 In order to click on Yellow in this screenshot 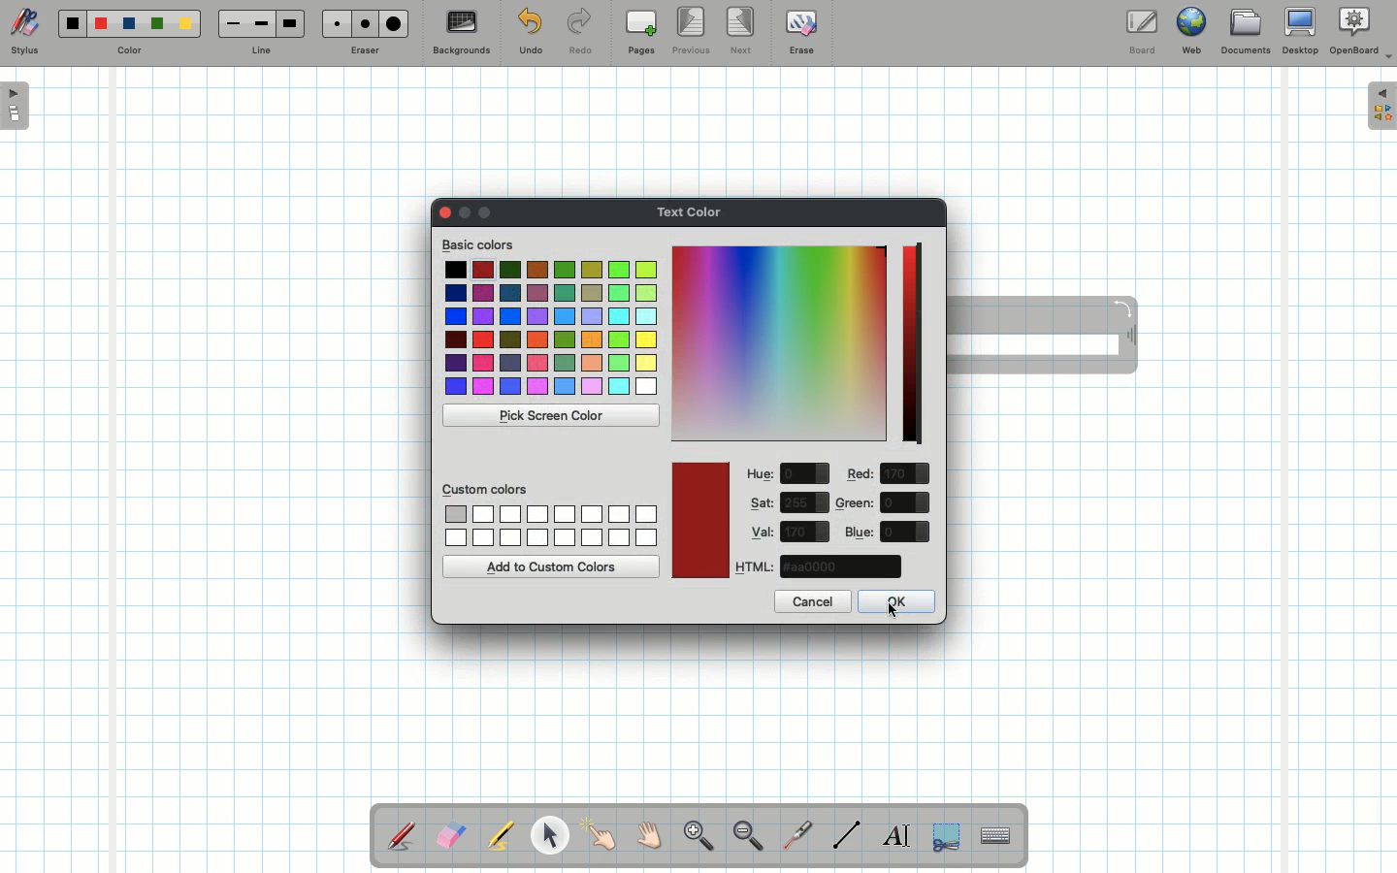, I will do `click(185, 23)`.